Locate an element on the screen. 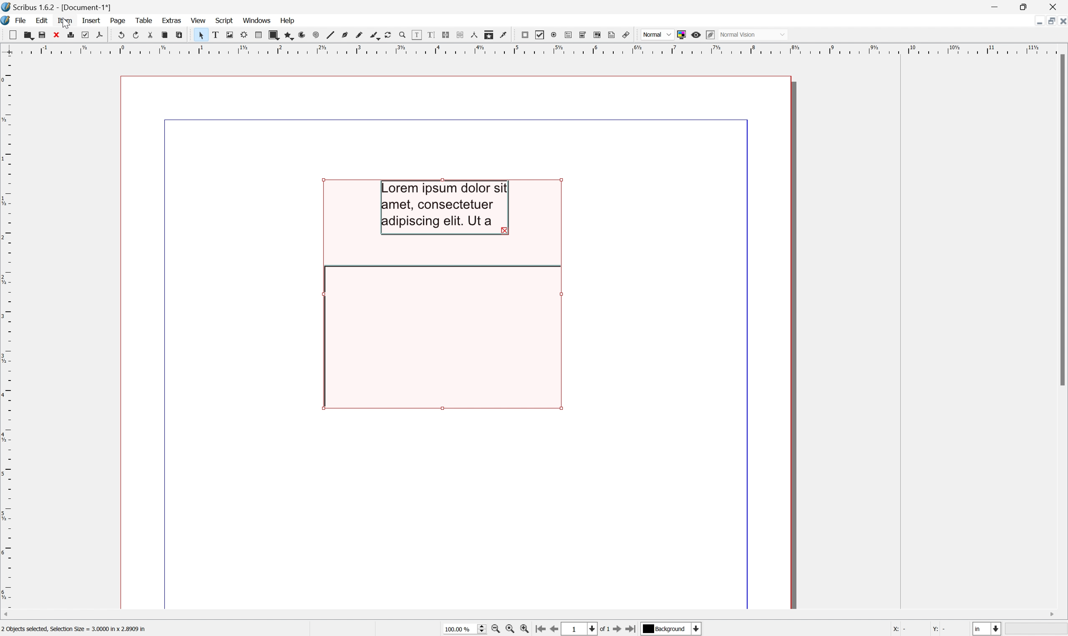 The height and width of the screenshot is (636, 1068). Copy item properties is located at coordinates (489, 35).